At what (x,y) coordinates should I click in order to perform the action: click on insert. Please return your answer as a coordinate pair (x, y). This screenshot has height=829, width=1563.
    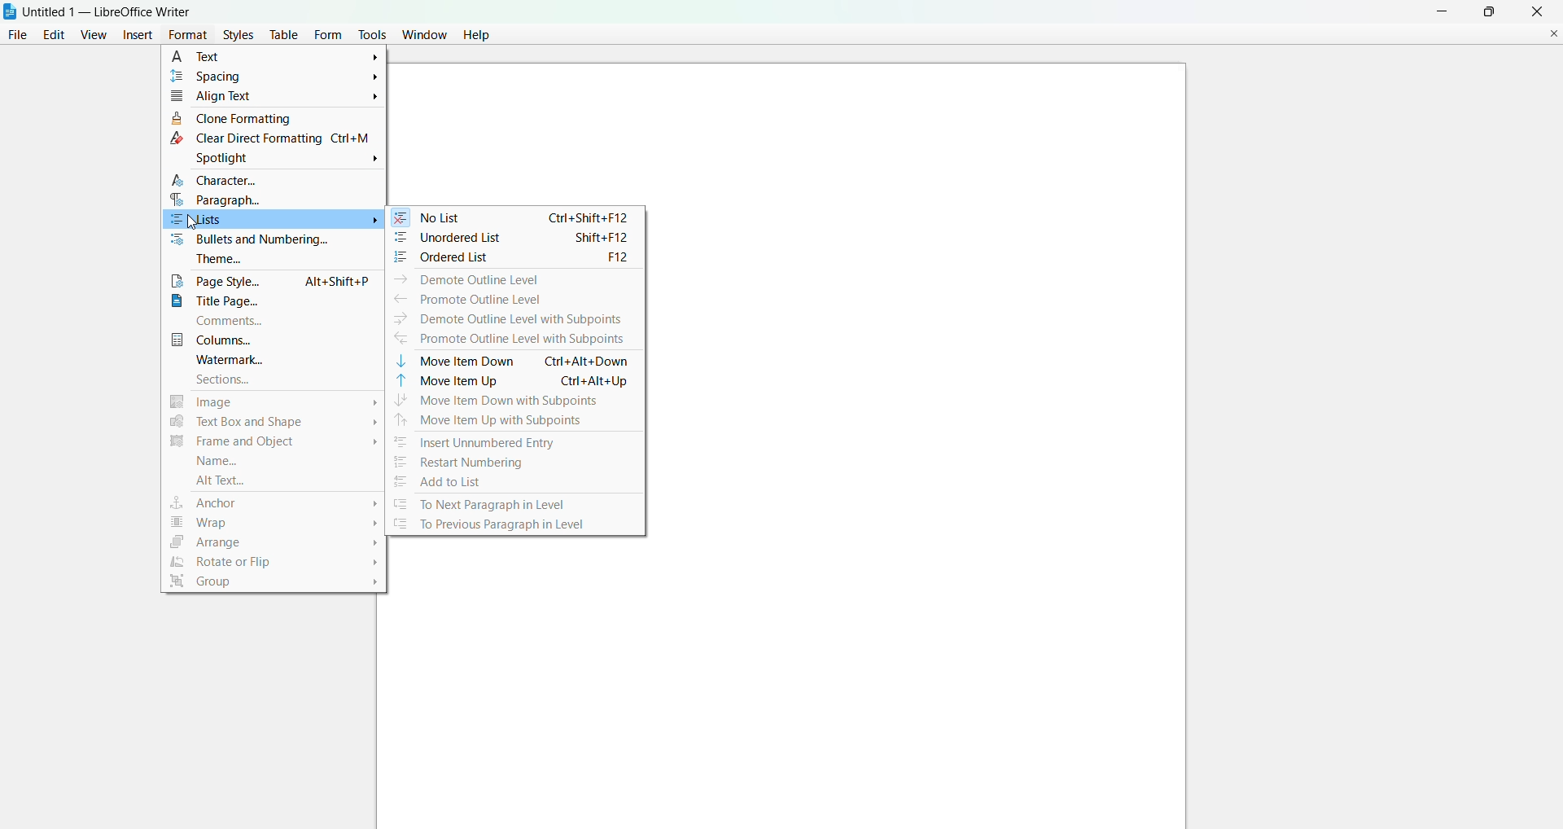
    Looking at the image, I should click on (134, 34).